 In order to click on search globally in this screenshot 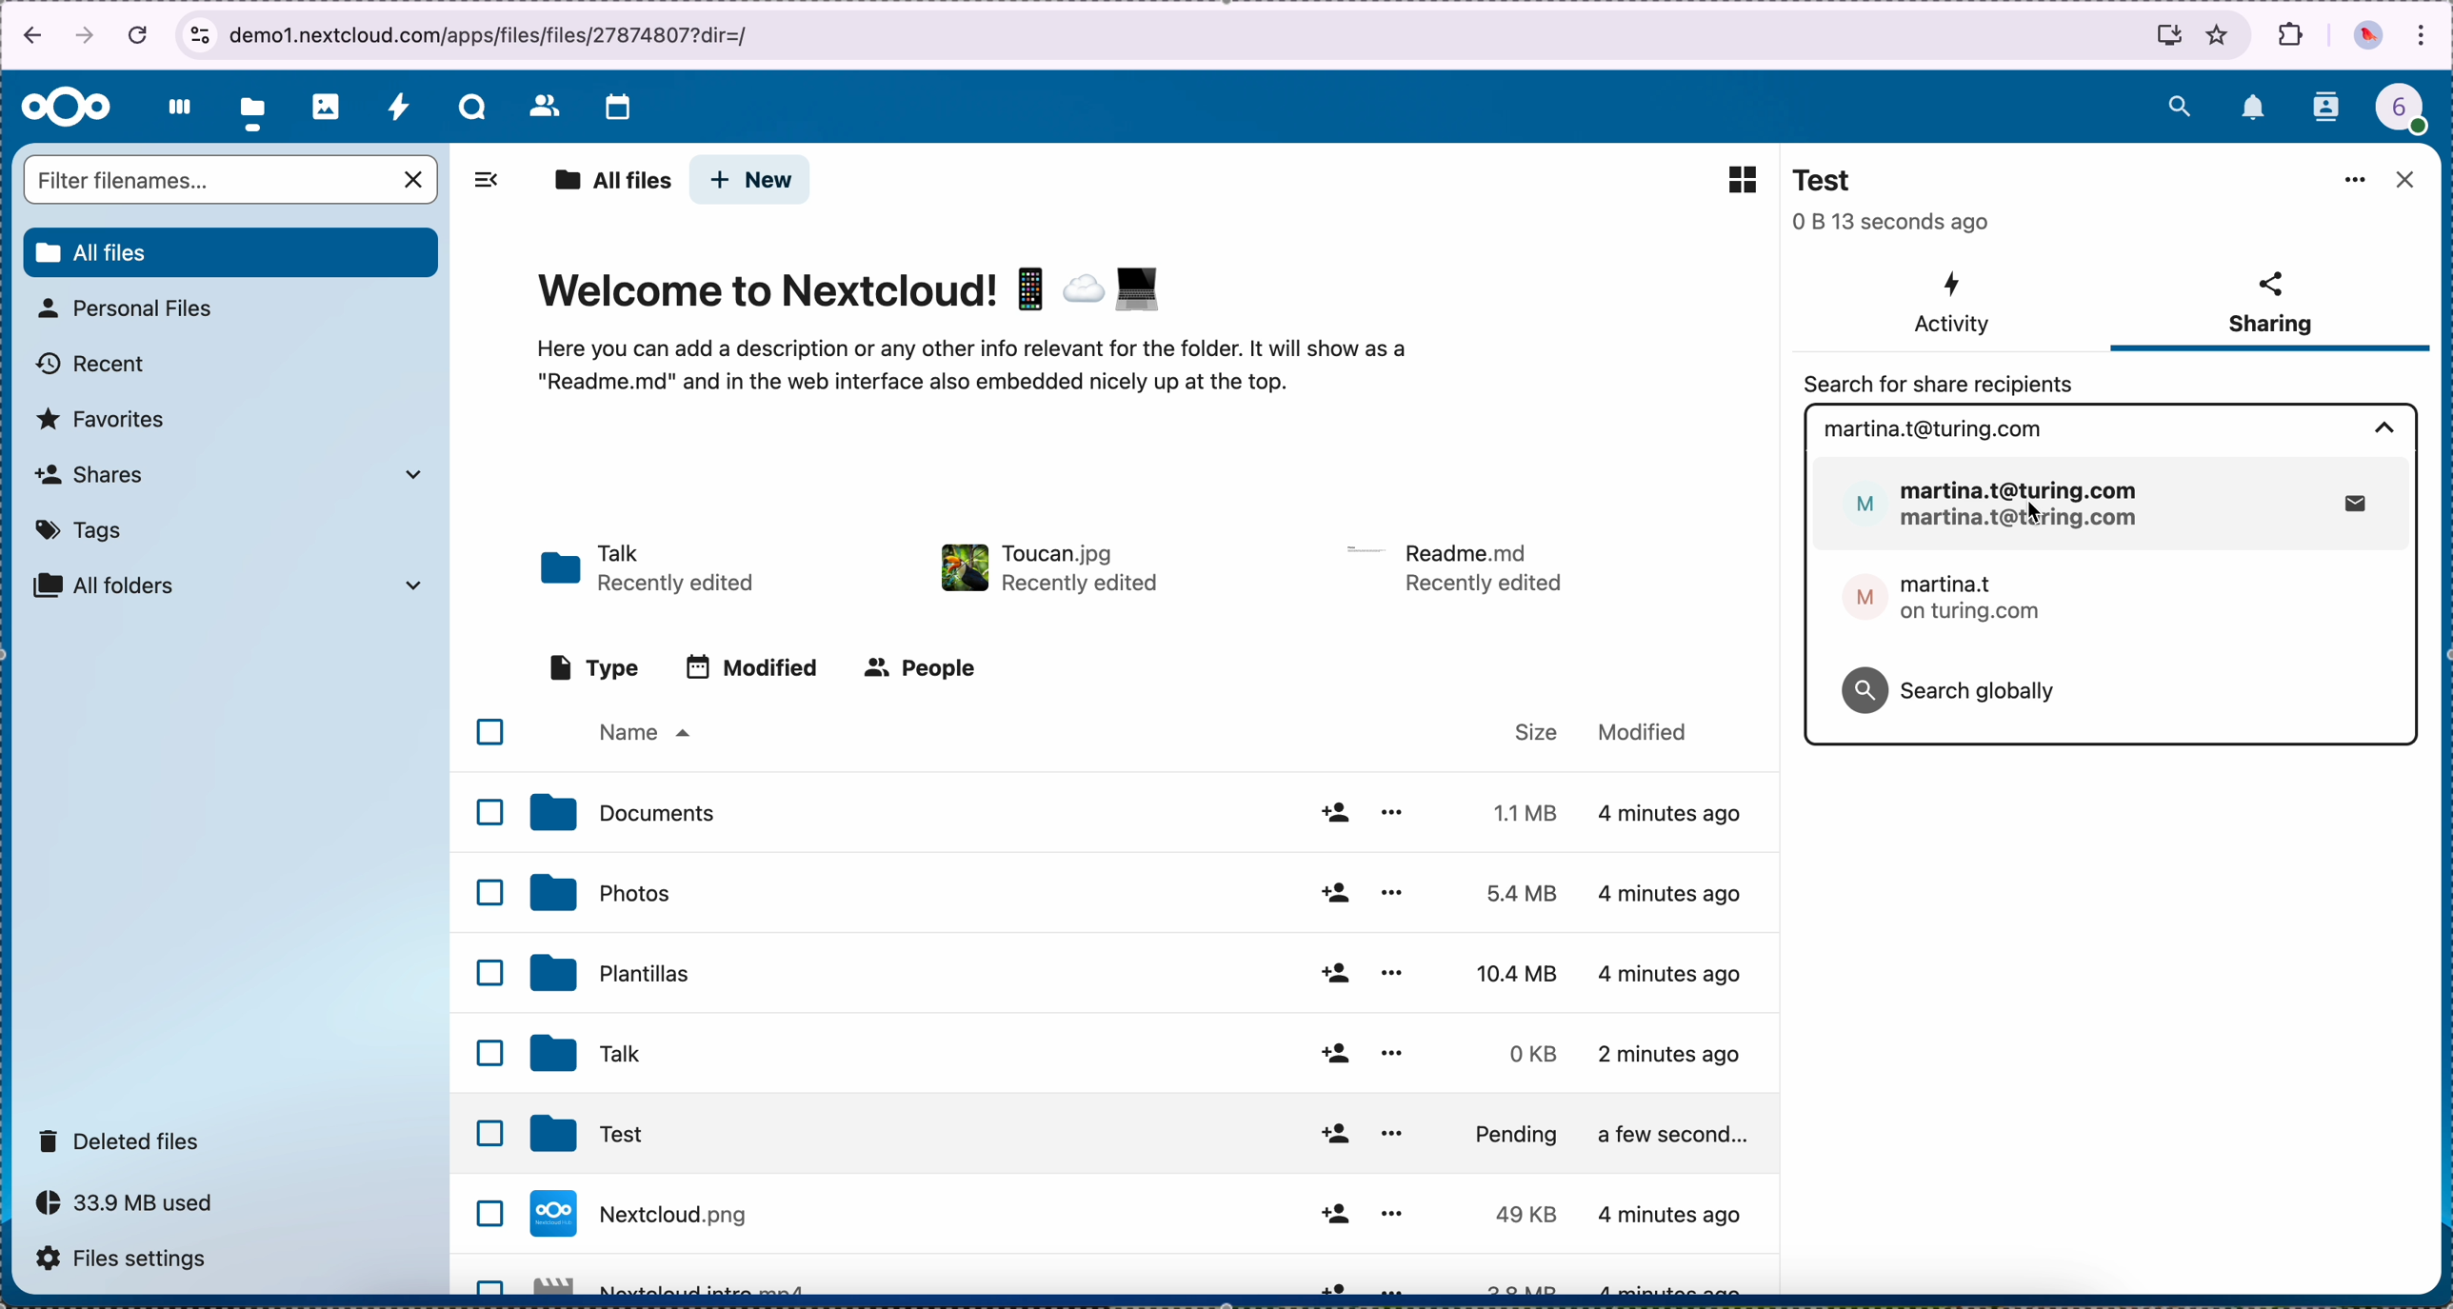, I will do `click(1953, 688)`.